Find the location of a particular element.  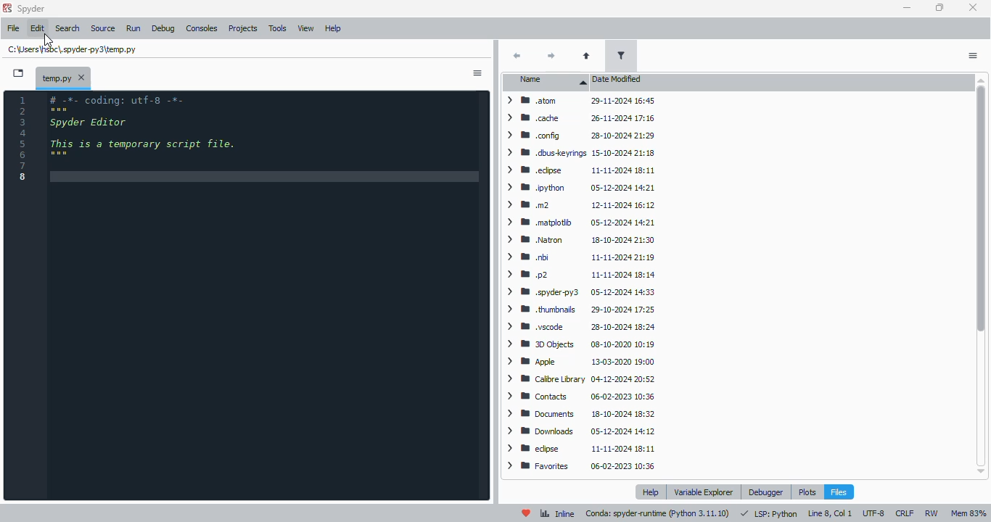

> WM edipse 11-11-2024 18:11 is located at coordinates (581, 449).